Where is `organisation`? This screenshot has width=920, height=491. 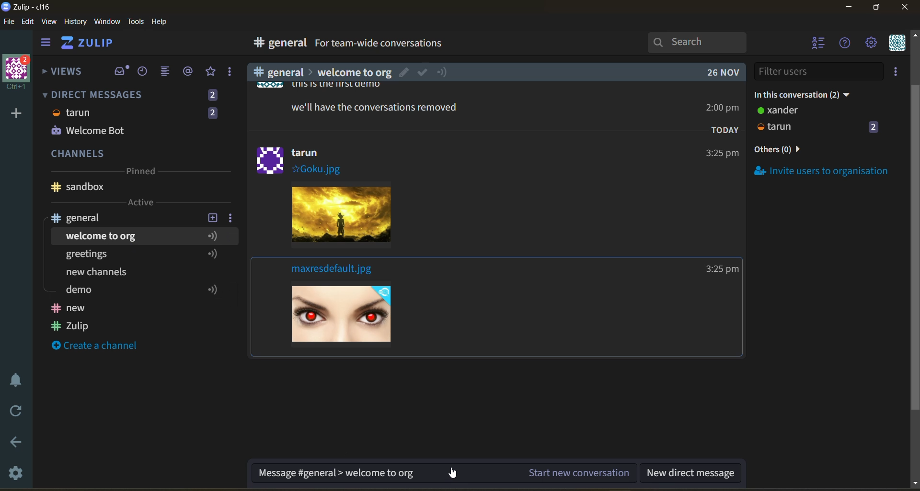
organisation is located at coordinates (19, 73).